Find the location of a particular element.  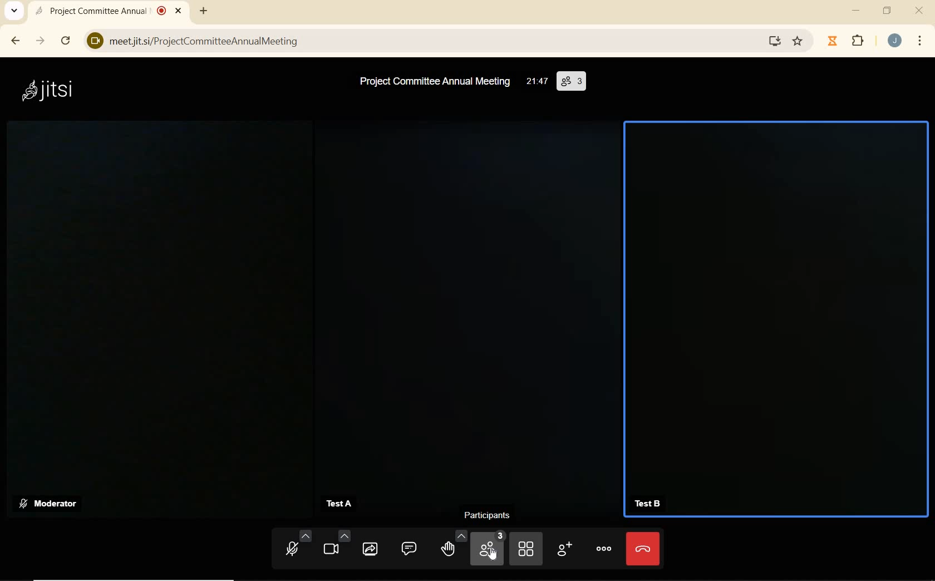

LEAVE THE MEETING is located at coordinates (643, 549).